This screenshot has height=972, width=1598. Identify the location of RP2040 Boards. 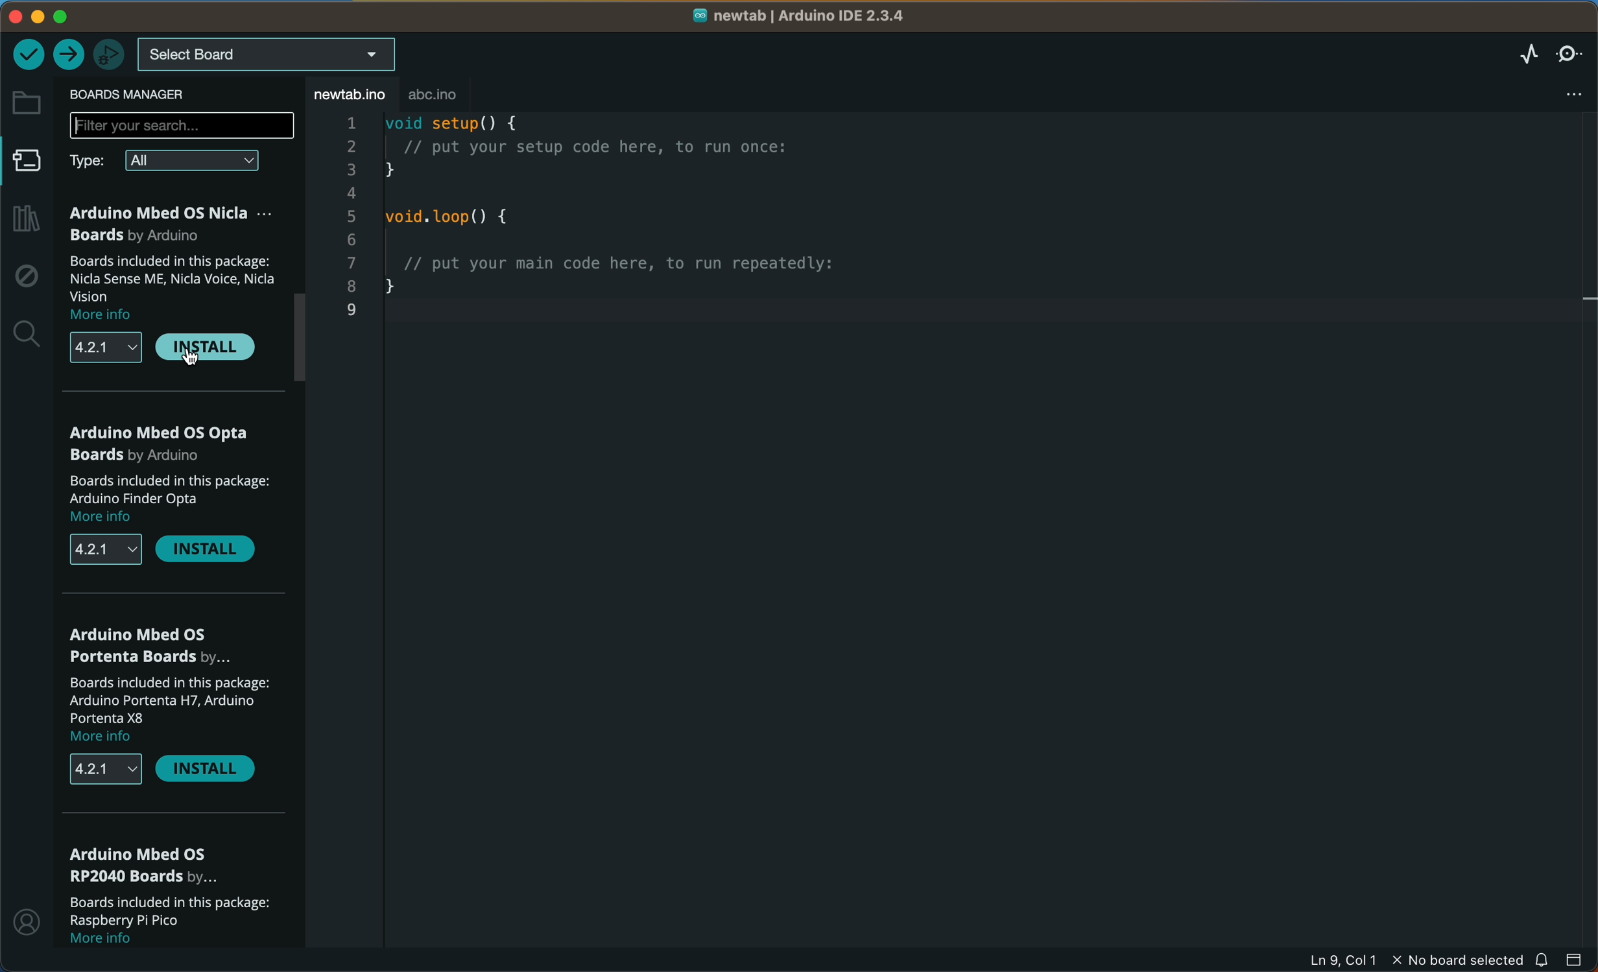
(149, 865).